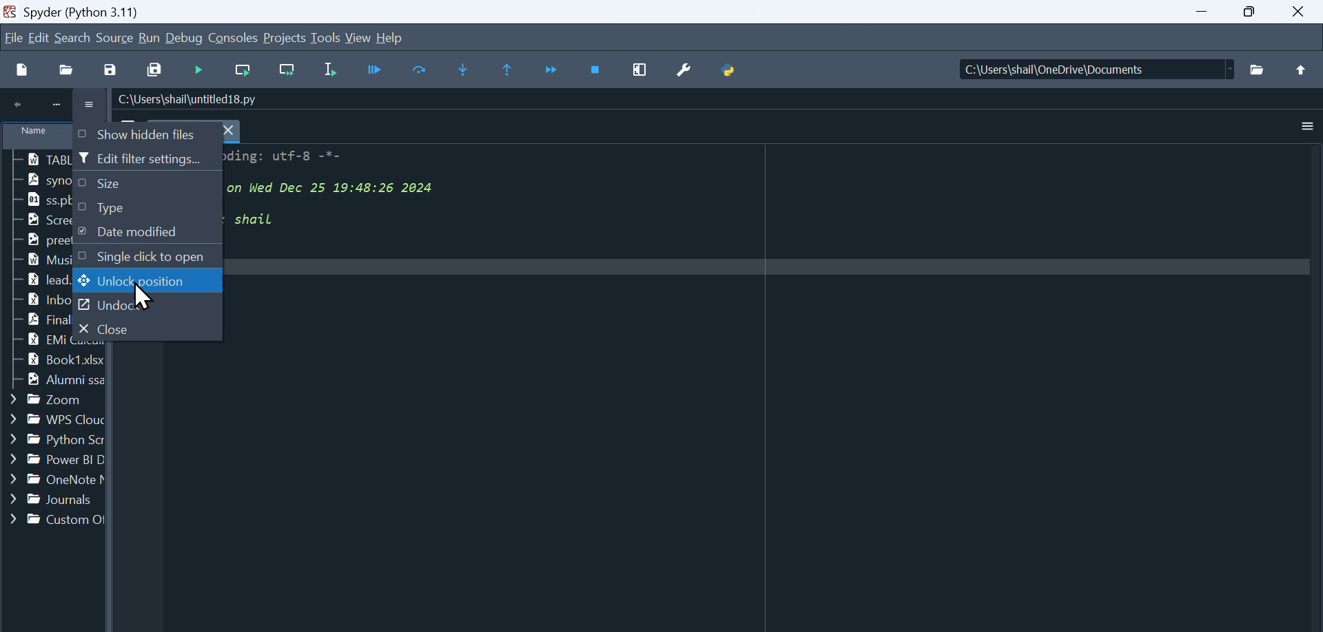 The width and height of the screenshot is (1323, 632). Describe the element at coordinates (240, 71) in the screenshot. I see `Run current cell` at that location.